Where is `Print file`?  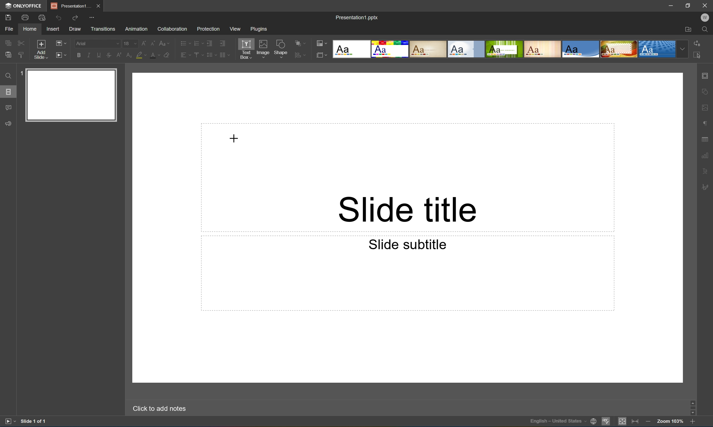
Print file is located at coordinates (26, 18).